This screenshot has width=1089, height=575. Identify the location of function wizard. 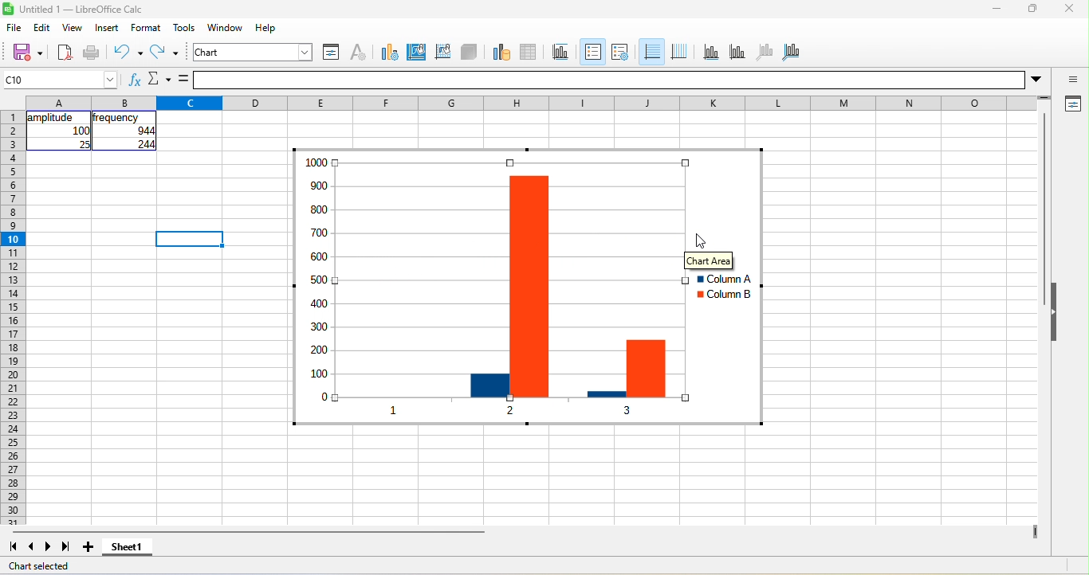
(133, 82).